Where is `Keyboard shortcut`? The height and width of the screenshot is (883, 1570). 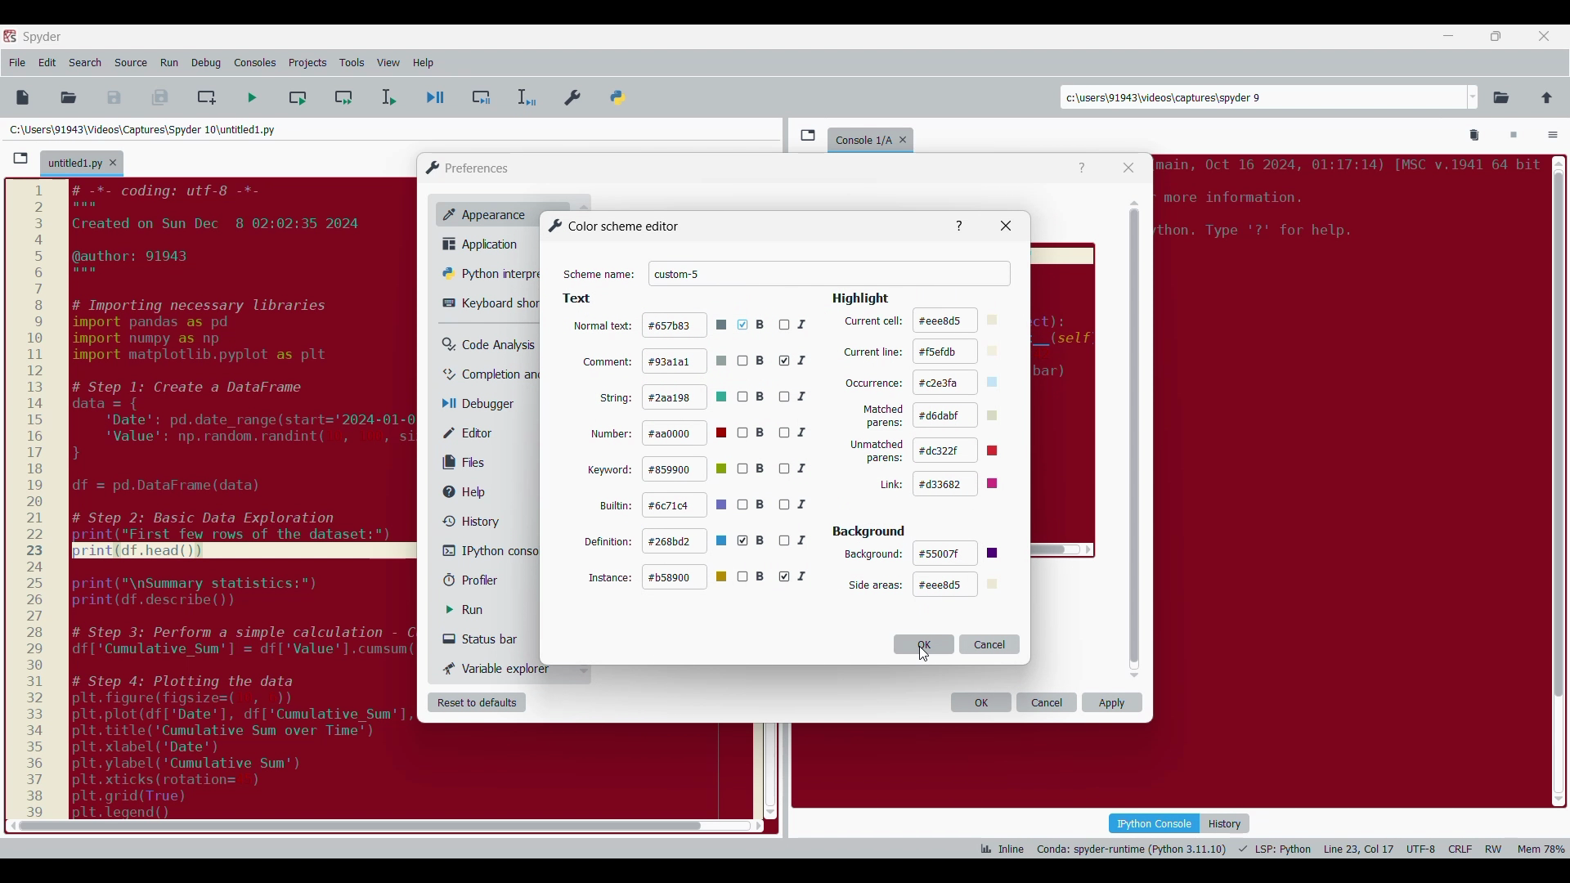
Keyboard shortcut is located at coordinates (491, 303).